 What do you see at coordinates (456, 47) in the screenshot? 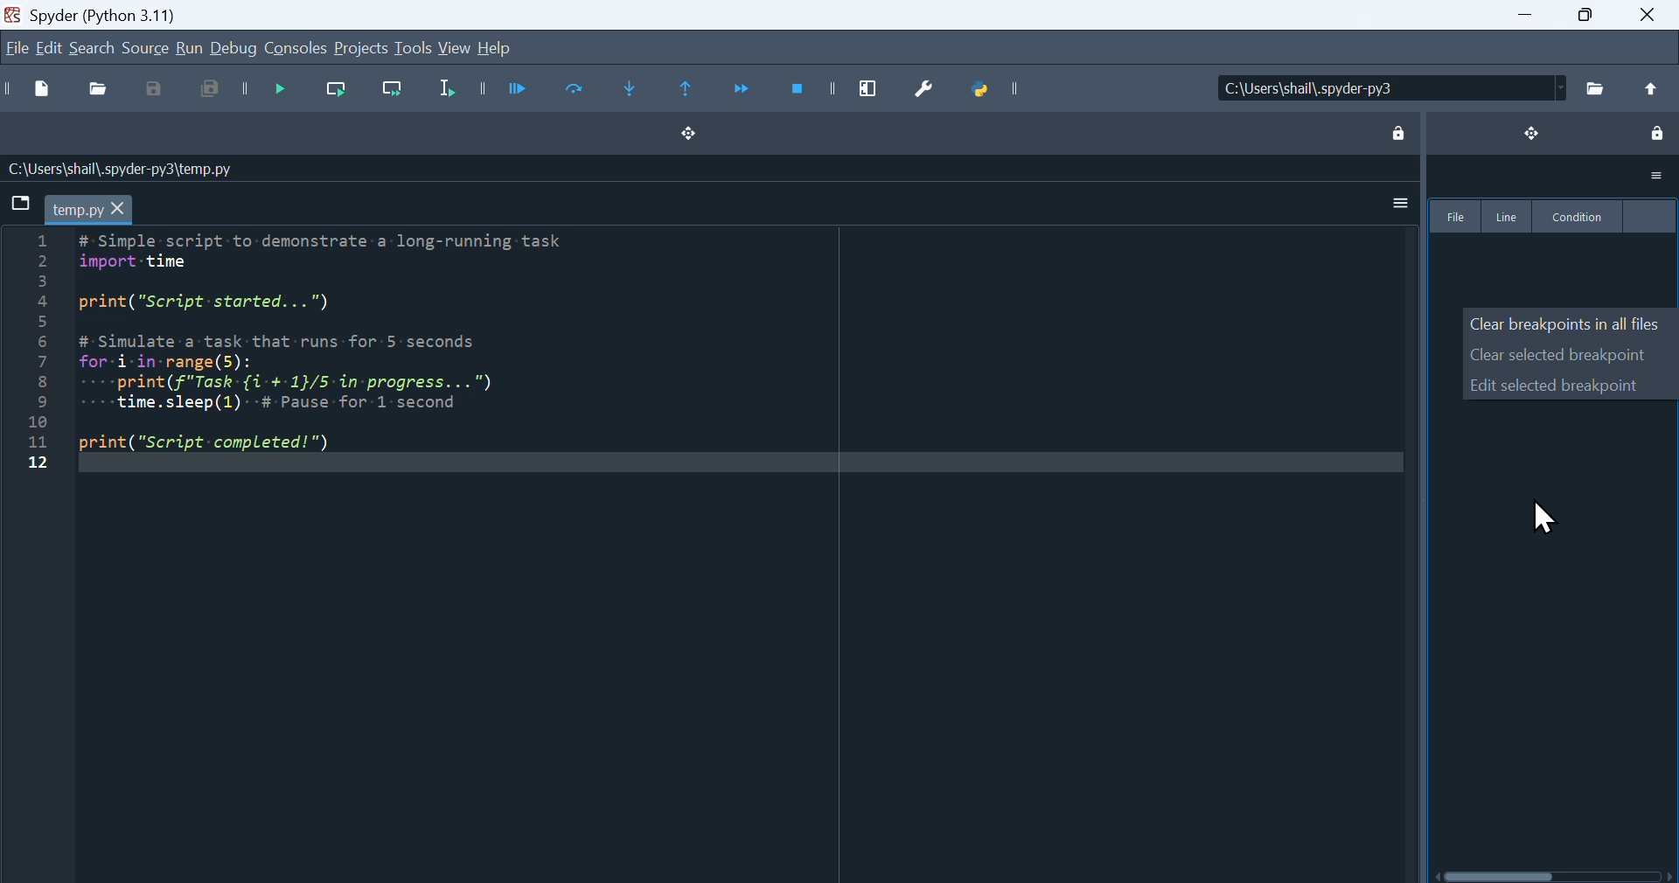
I see `view` at bounding box center [456, 47].